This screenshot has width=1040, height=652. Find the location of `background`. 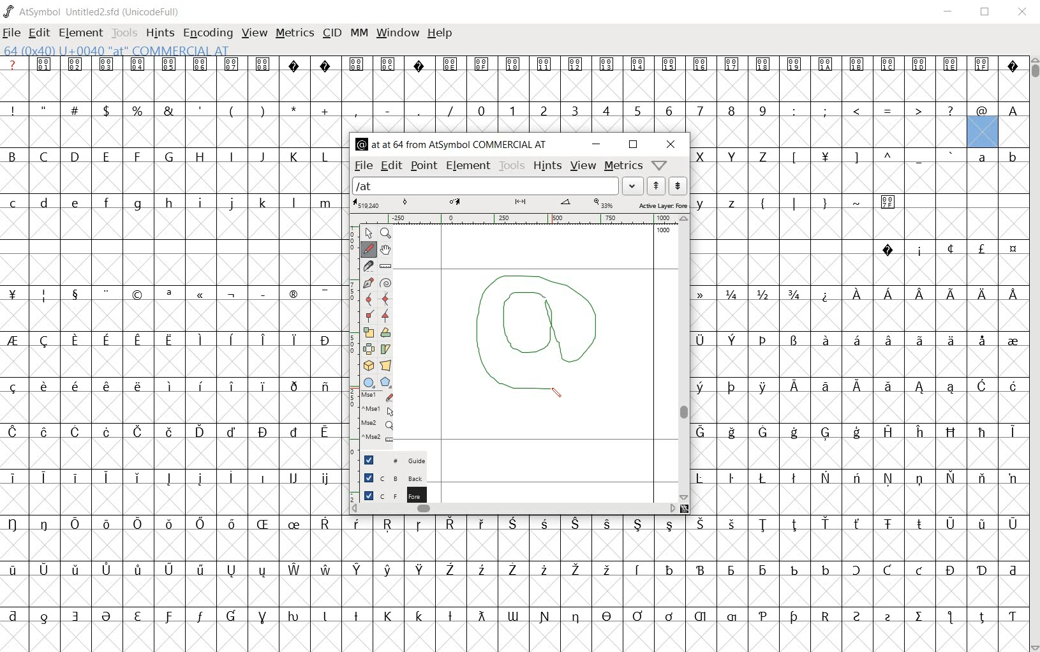

background is located at coordinates (406, 477).